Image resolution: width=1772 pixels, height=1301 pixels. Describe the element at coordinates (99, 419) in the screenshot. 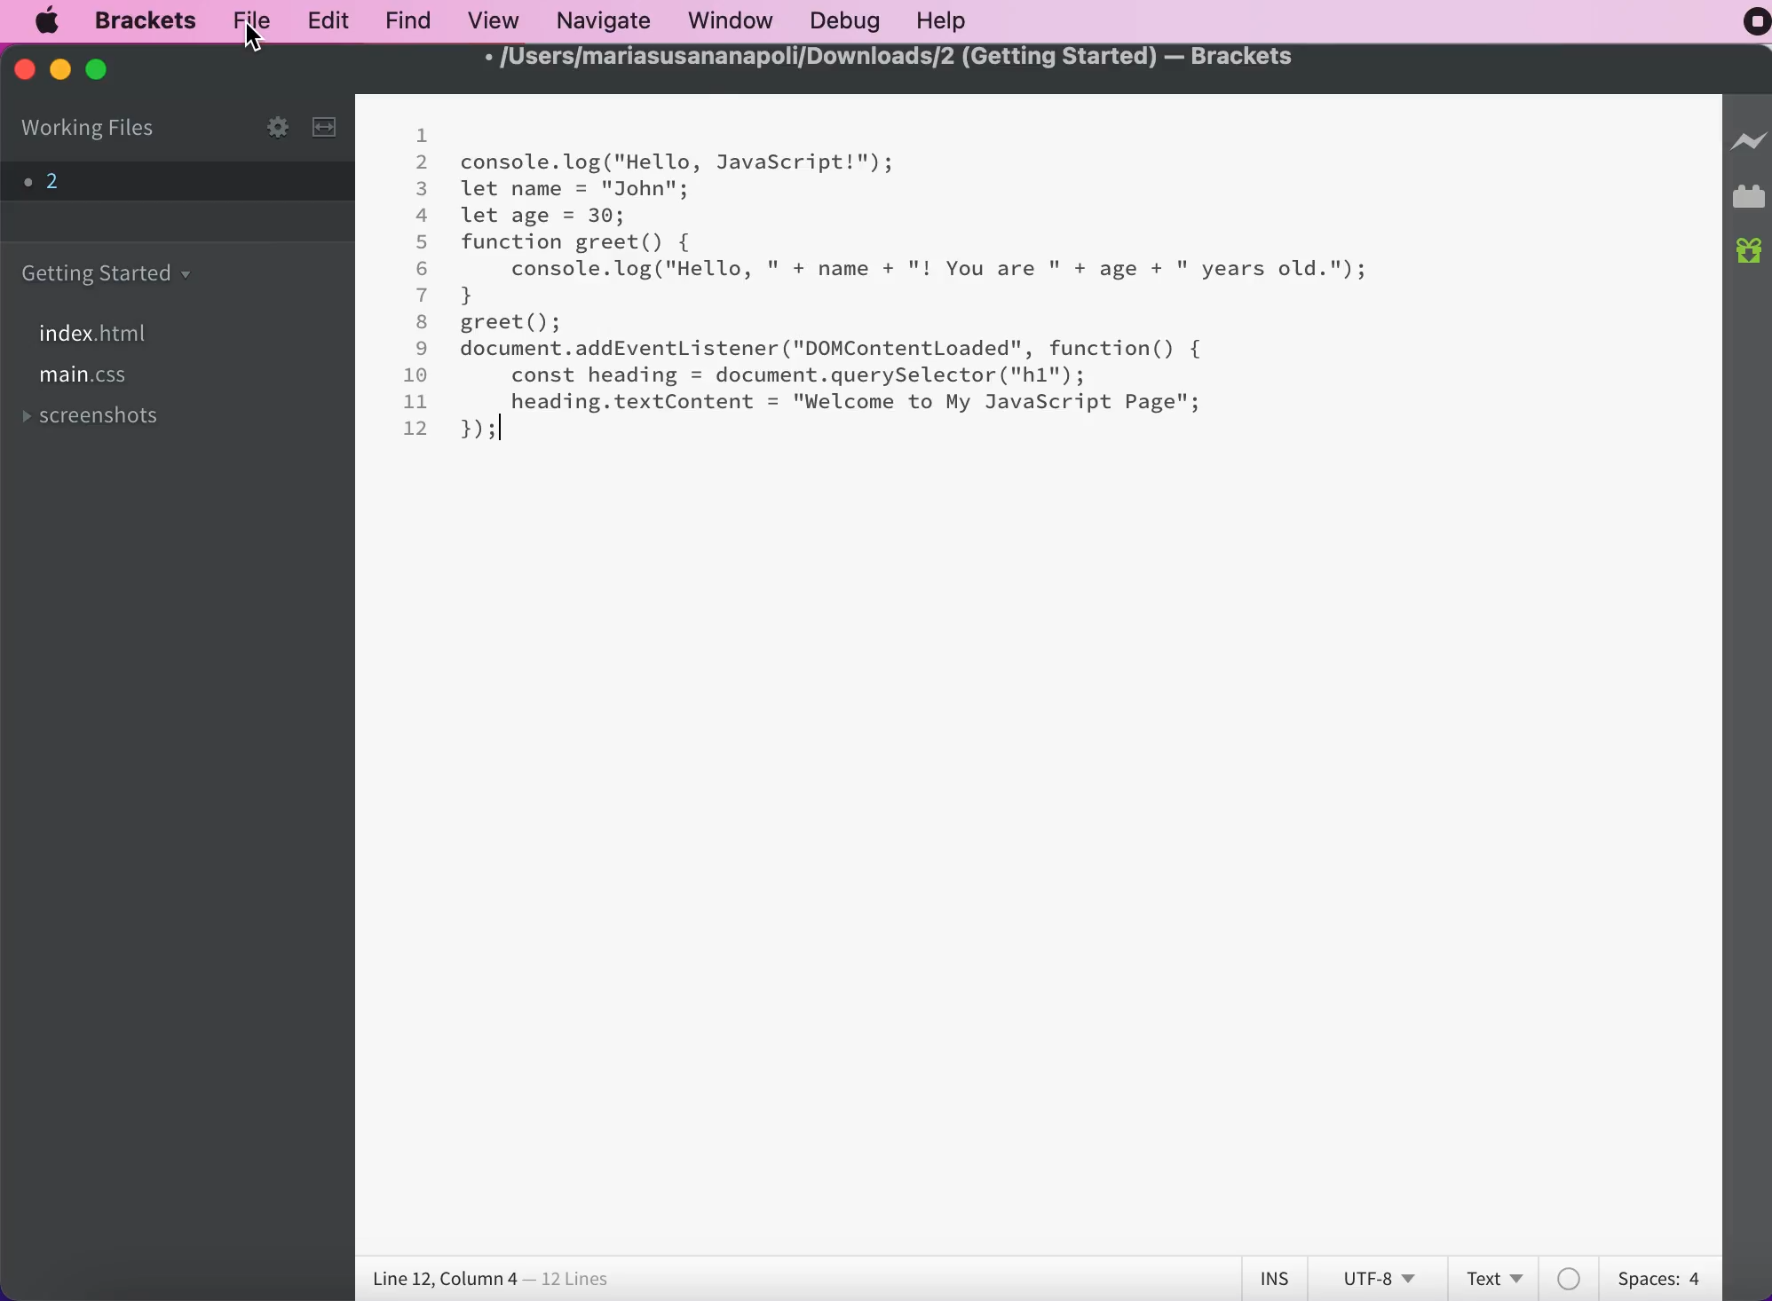

I see `screenshots` at that location.